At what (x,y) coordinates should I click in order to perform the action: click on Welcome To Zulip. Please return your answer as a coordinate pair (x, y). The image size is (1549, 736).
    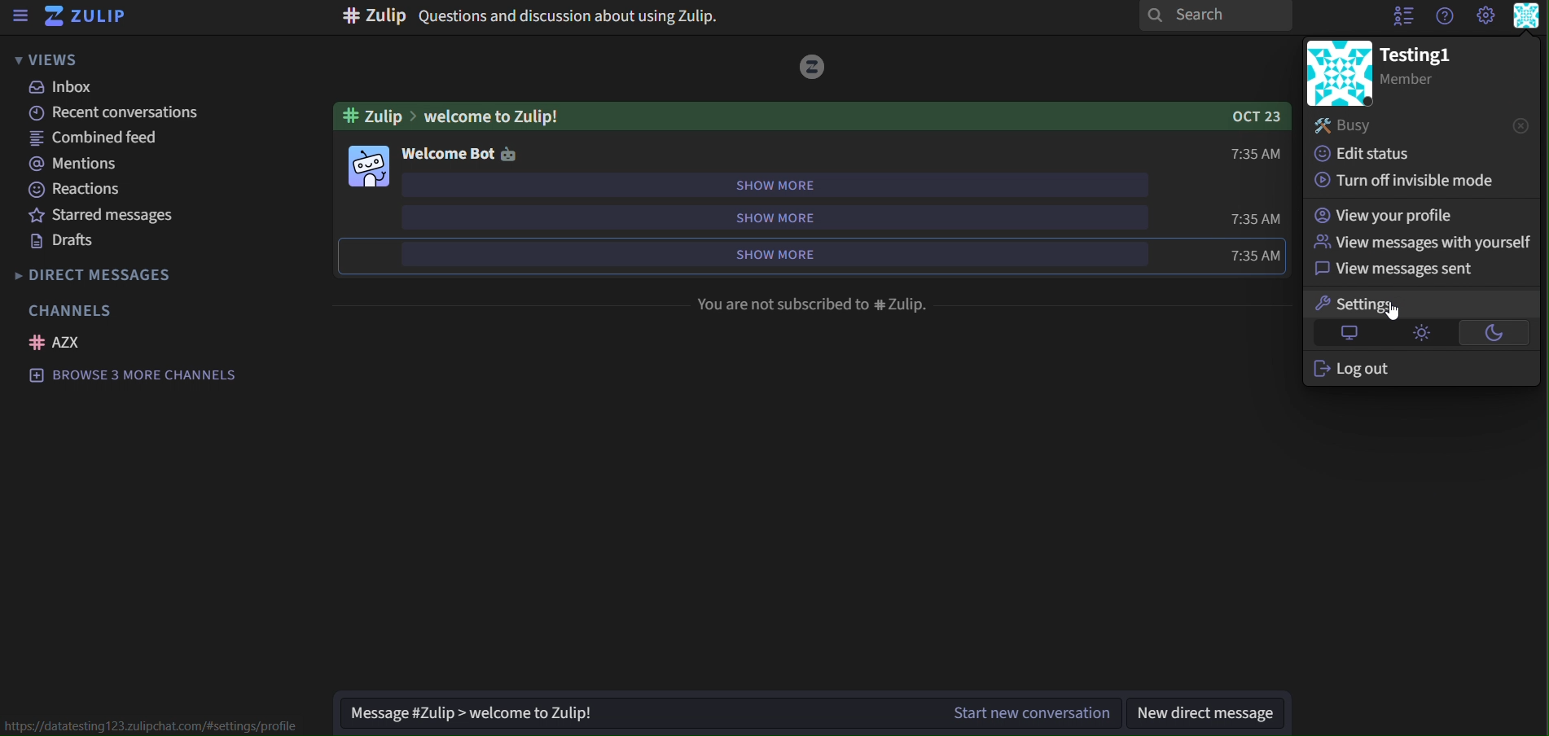
    Looking at the image, I should click on (492, 116).